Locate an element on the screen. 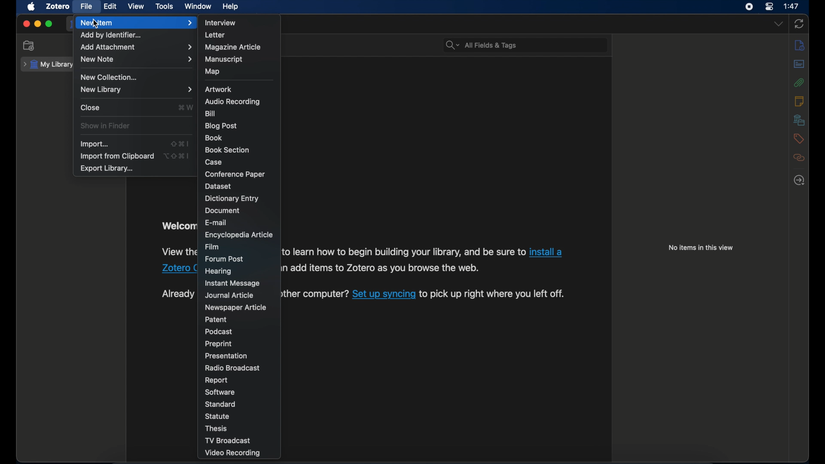 Image resolution: width=825 pixels, height=464 pixels. interview is located at coordinates (221, 23).